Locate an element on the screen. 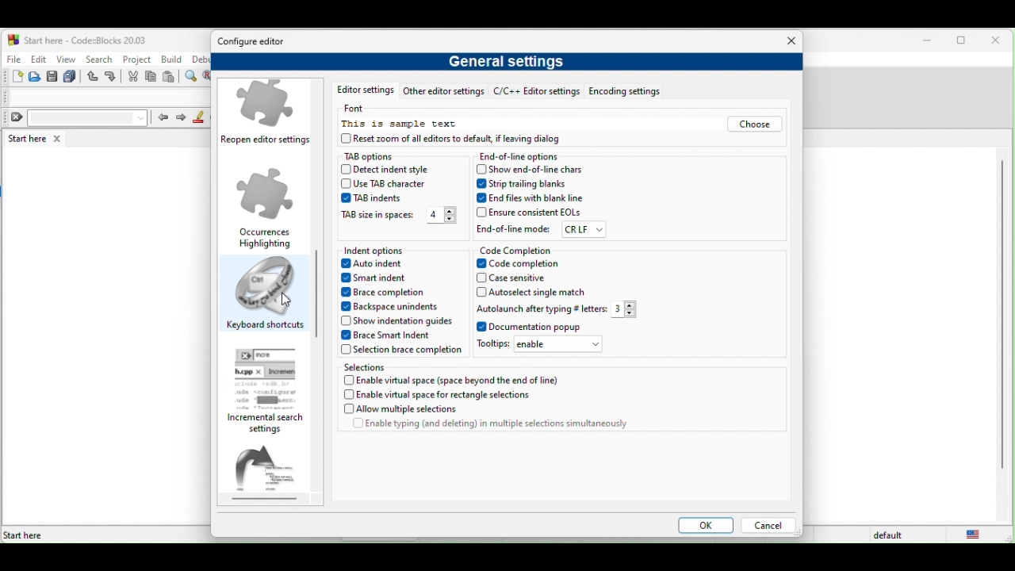 The height and width of the screenshot is (571, 1015). code completion is located at coordinates (531, 264).